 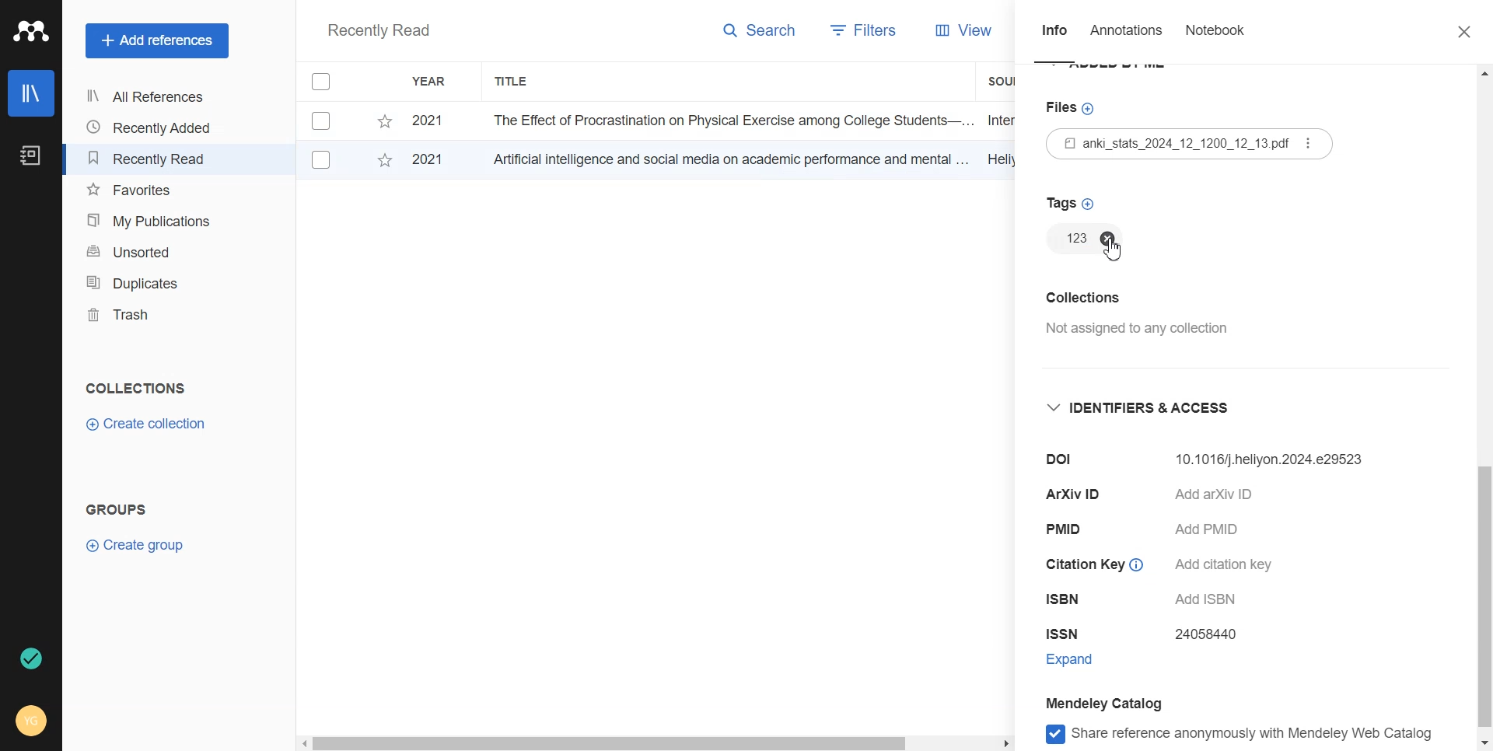 I want to click on Starred, so click(x=384, y=163).